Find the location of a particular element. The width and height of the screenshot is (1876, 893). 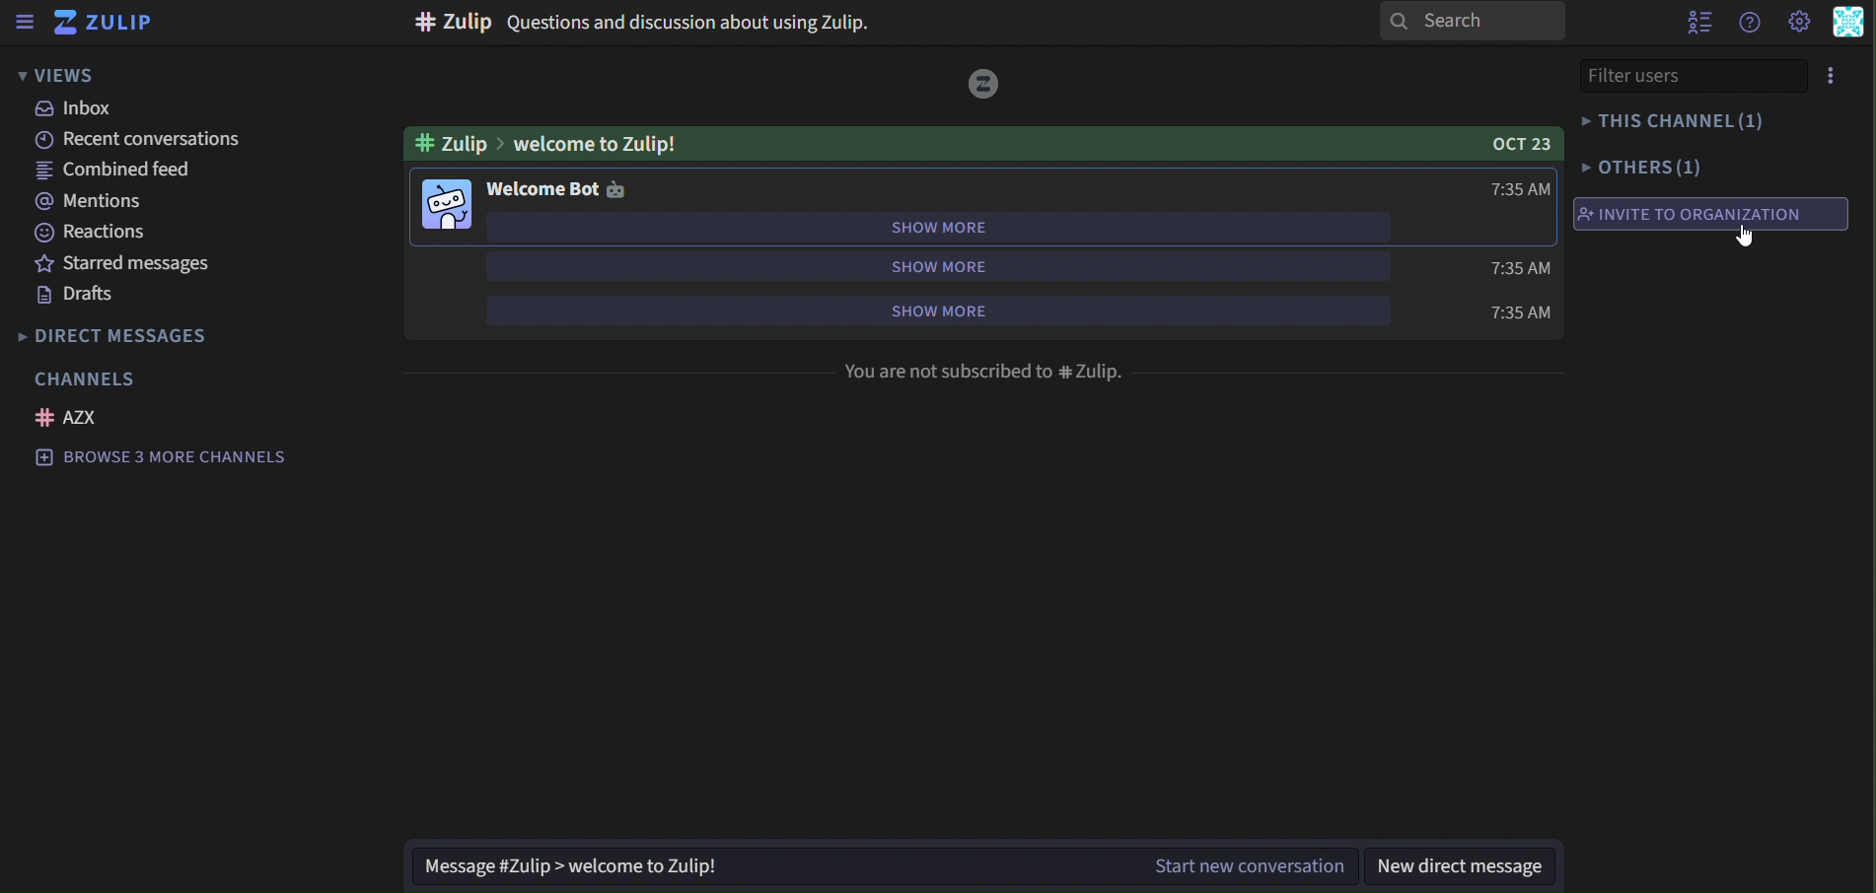

inbox is located at coordinates (79, 110).